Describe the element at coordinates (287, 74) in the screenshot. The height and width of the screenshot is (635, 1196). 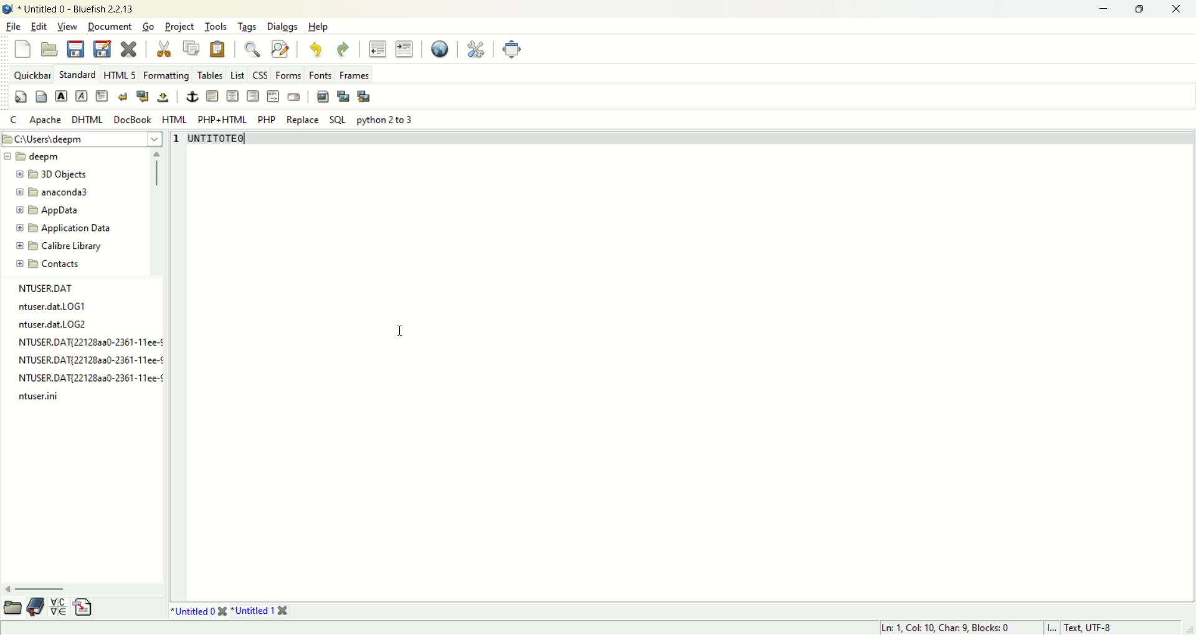
I see `forms` at that location.